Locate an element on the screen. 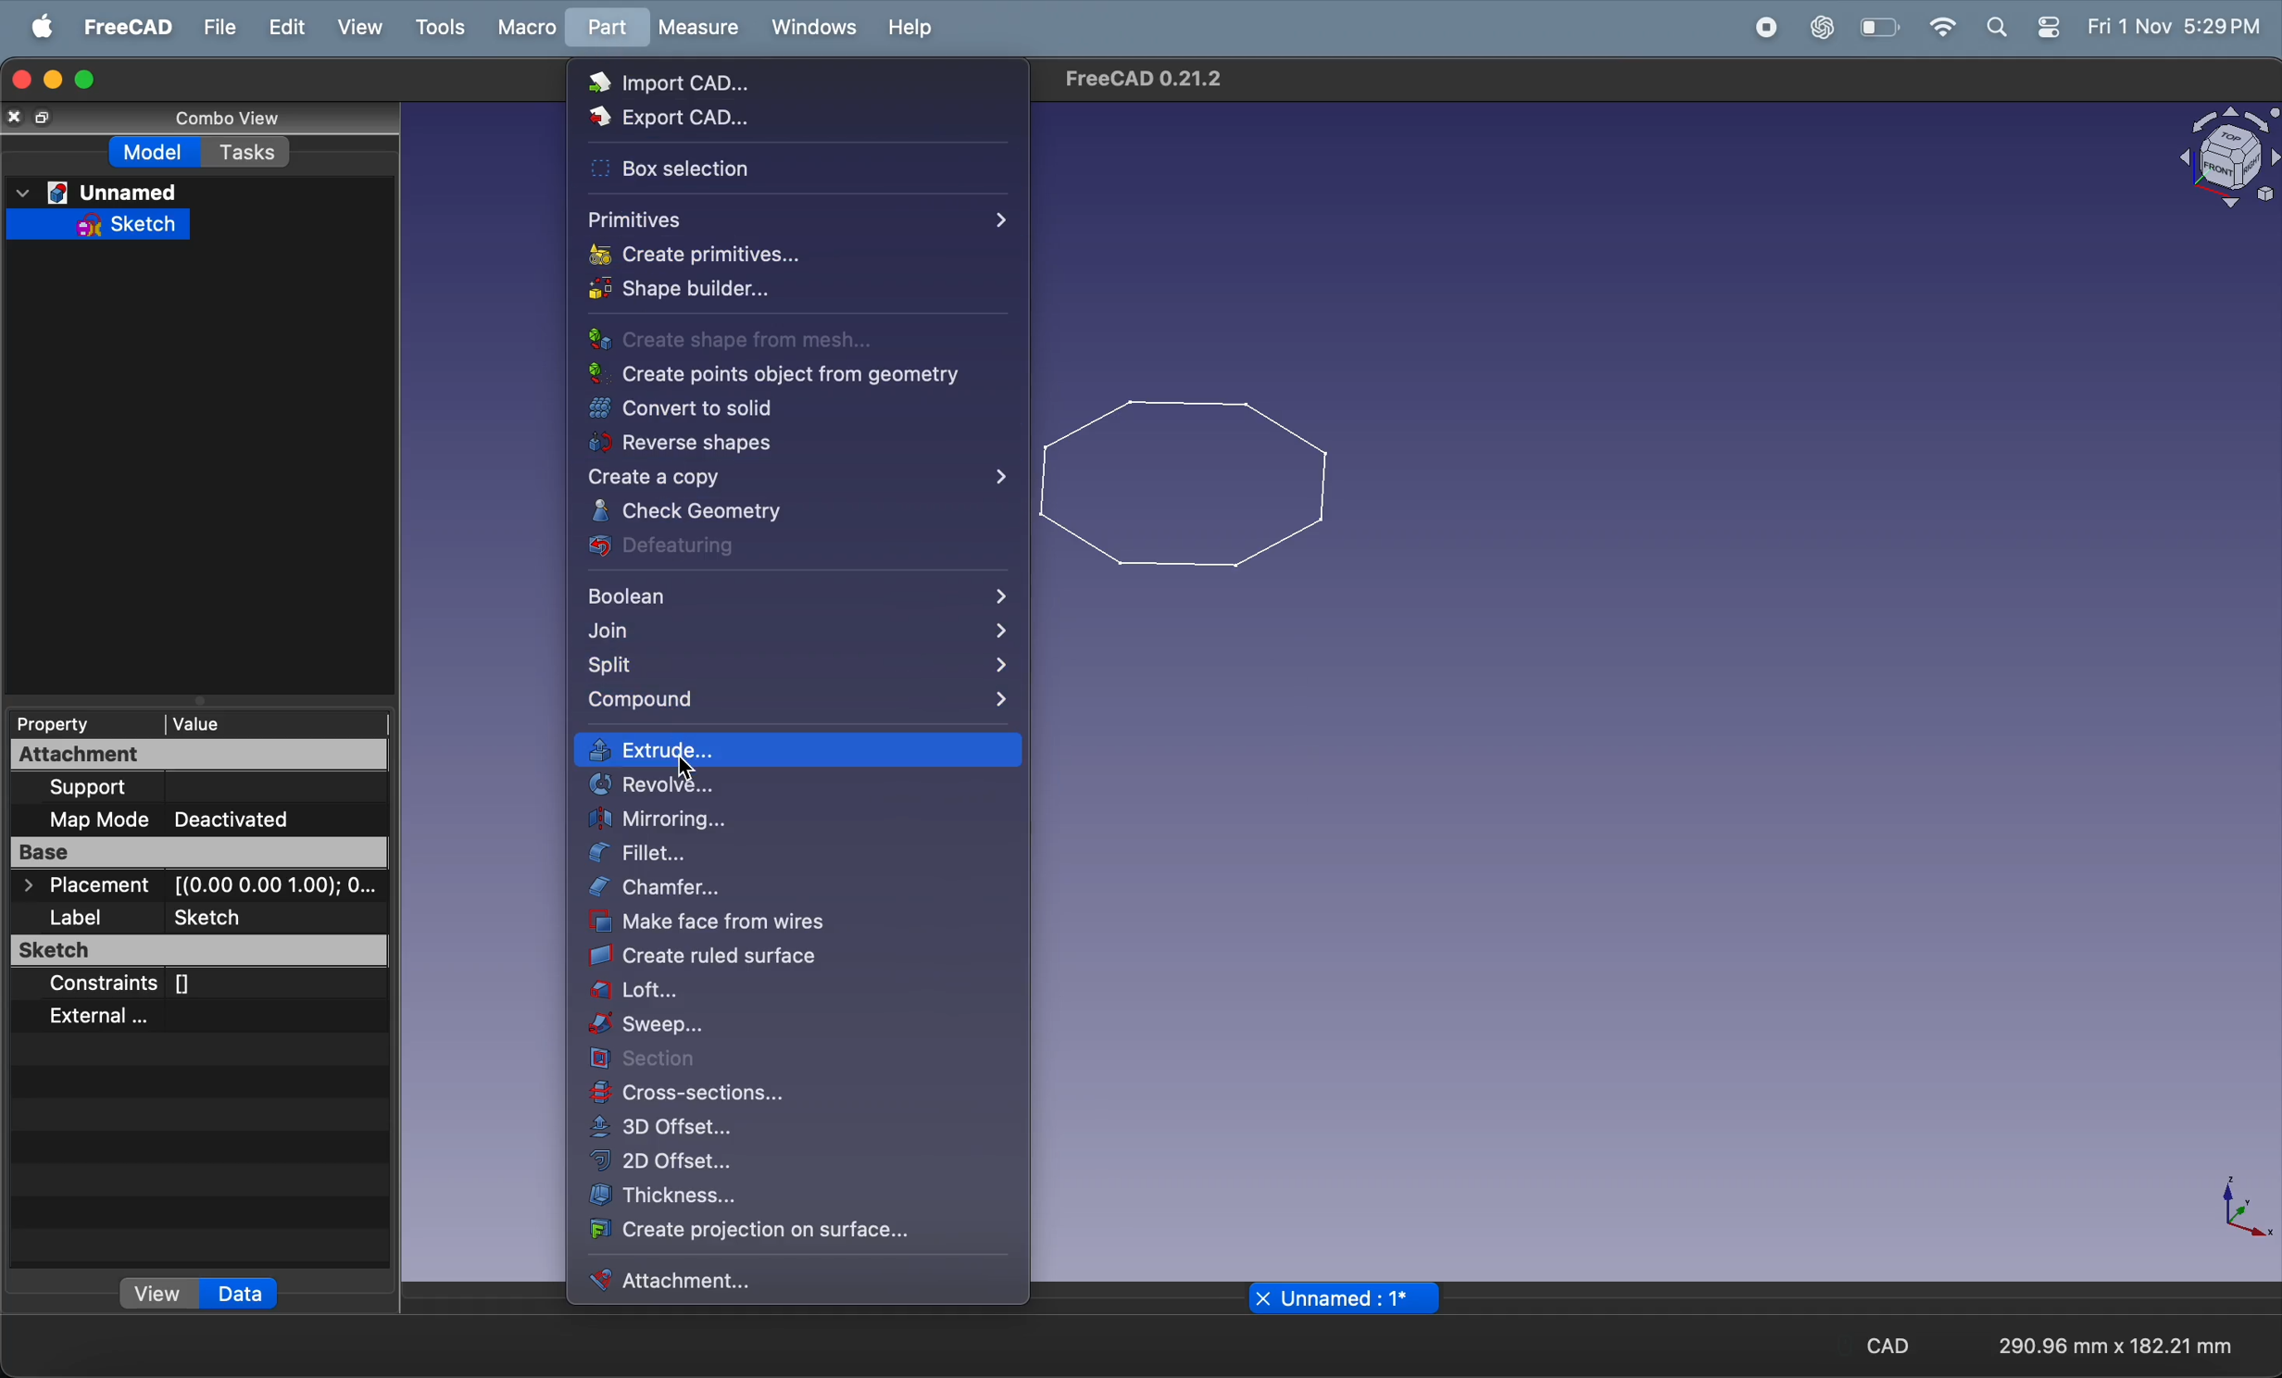 The height and width of the screenshot is (1378, 2282). apple widgets is located at coordinates (2016, 27).